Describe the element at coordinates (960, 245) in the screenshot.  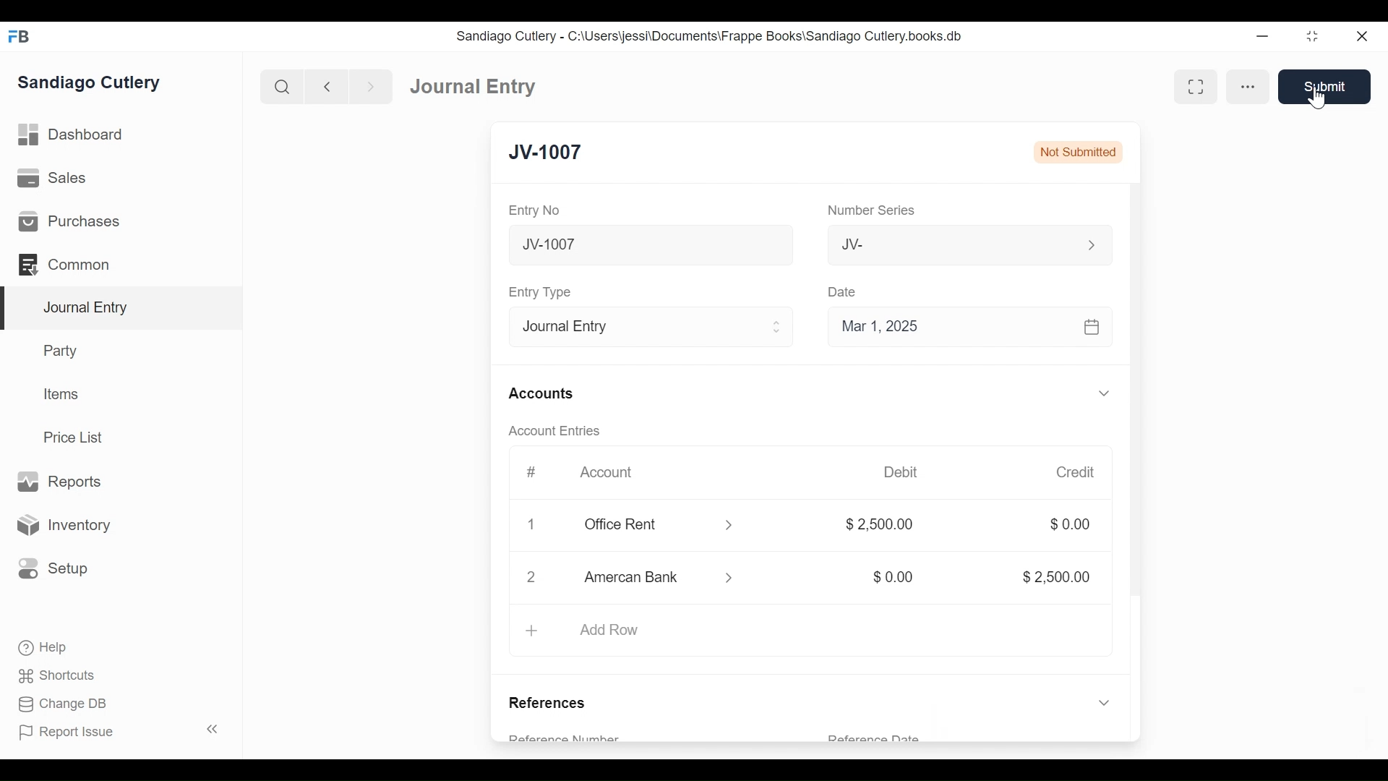
I see `Jv-` at that location.